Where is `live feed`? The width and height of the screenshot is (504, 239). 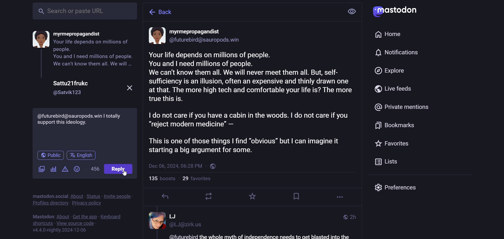
live feed is located at coordinates (393, 88).